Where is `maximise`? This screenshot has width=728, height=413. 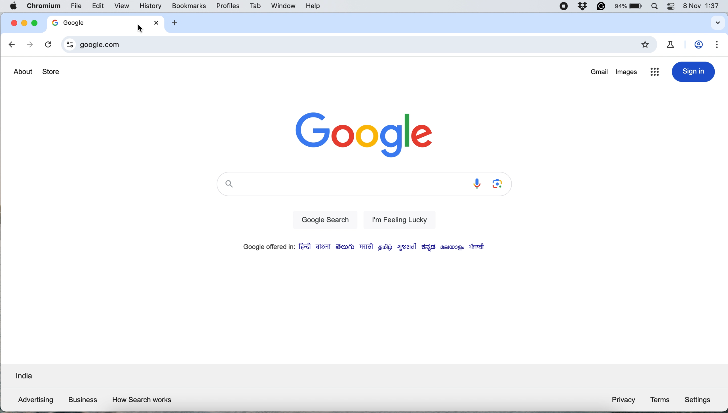
maximise is located at coordinates (33, 23).